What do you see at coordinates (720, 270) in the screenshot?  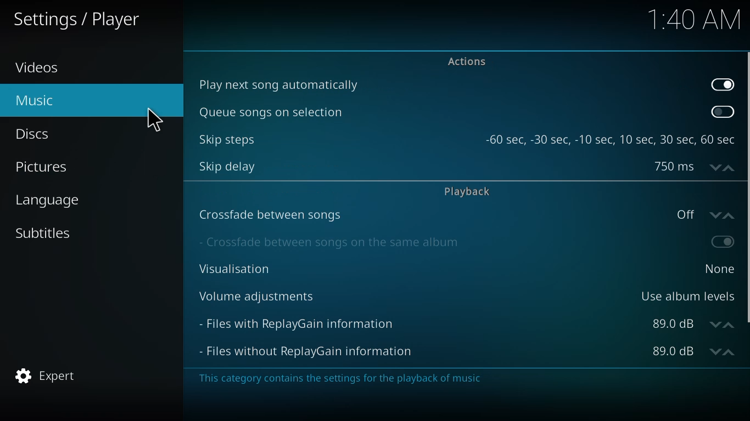 I see `none` at bounding box center [720, 270].